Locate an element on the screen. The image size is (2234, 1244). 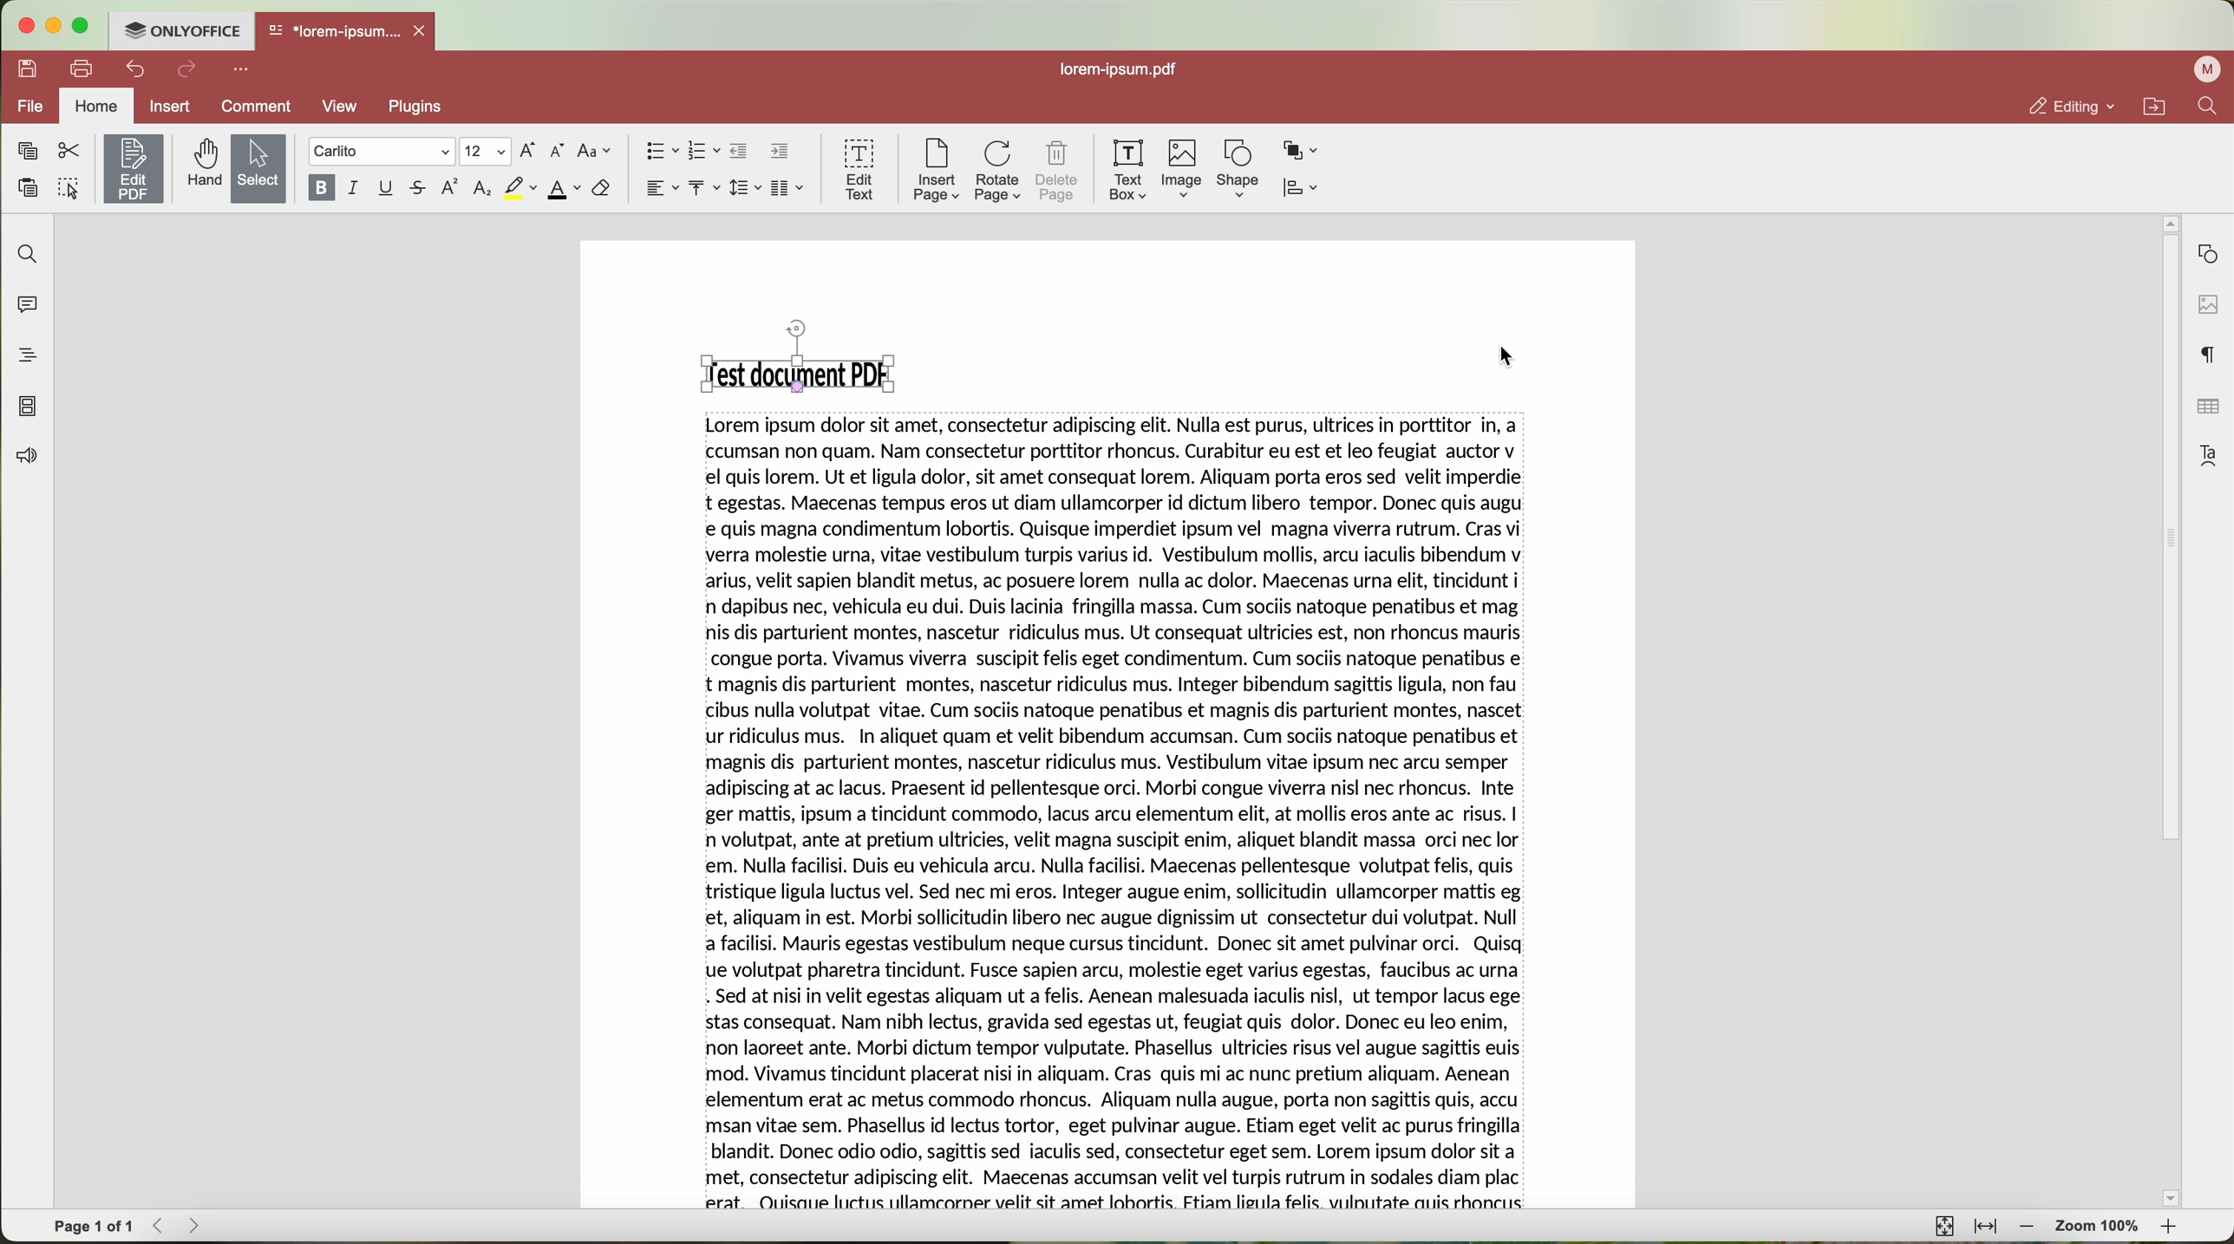
cut is located at coordinates (67, 149).